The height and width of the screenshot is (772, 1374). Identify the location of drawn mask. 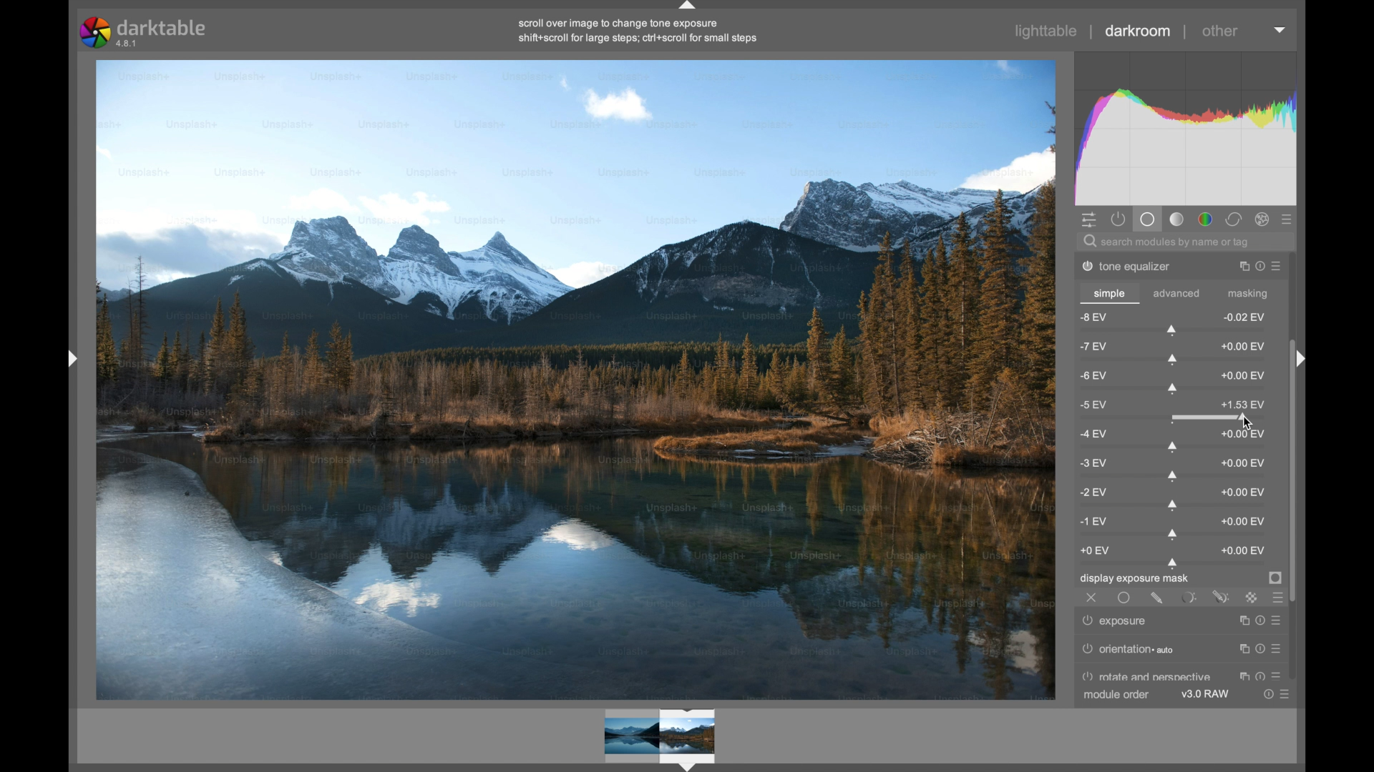
(1158, 598).